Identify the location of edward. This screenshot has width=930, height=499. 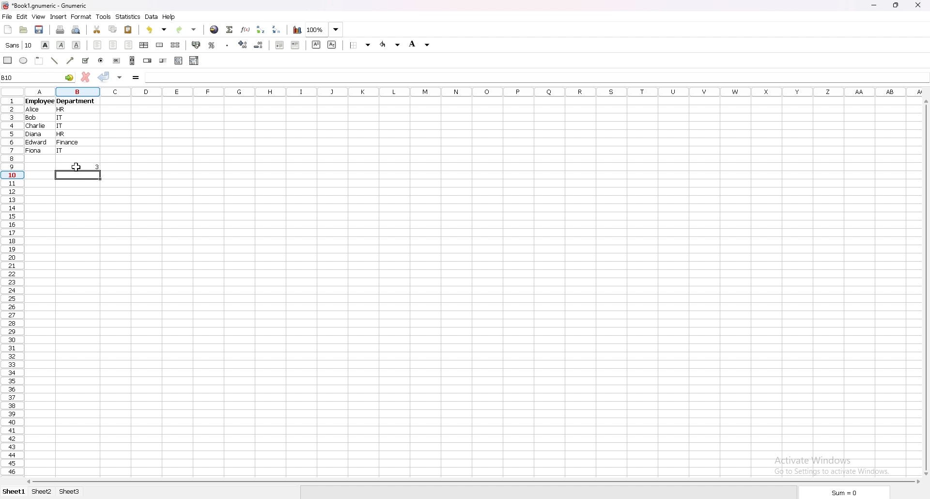
(36, 143).